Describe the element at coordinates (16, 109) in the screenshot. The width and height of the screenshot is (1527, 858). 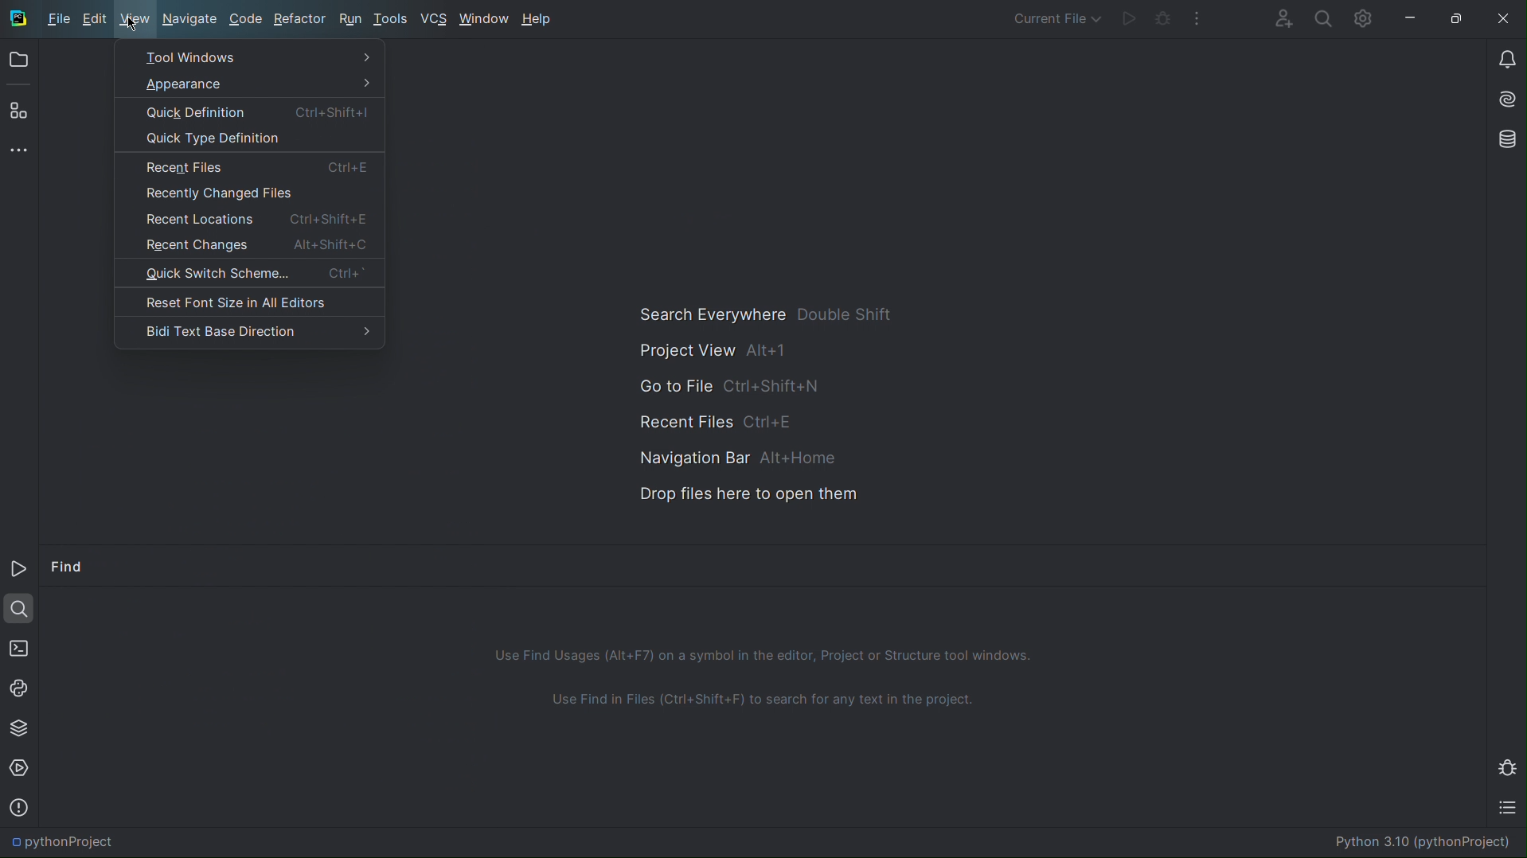
I see `Structure` at that location.